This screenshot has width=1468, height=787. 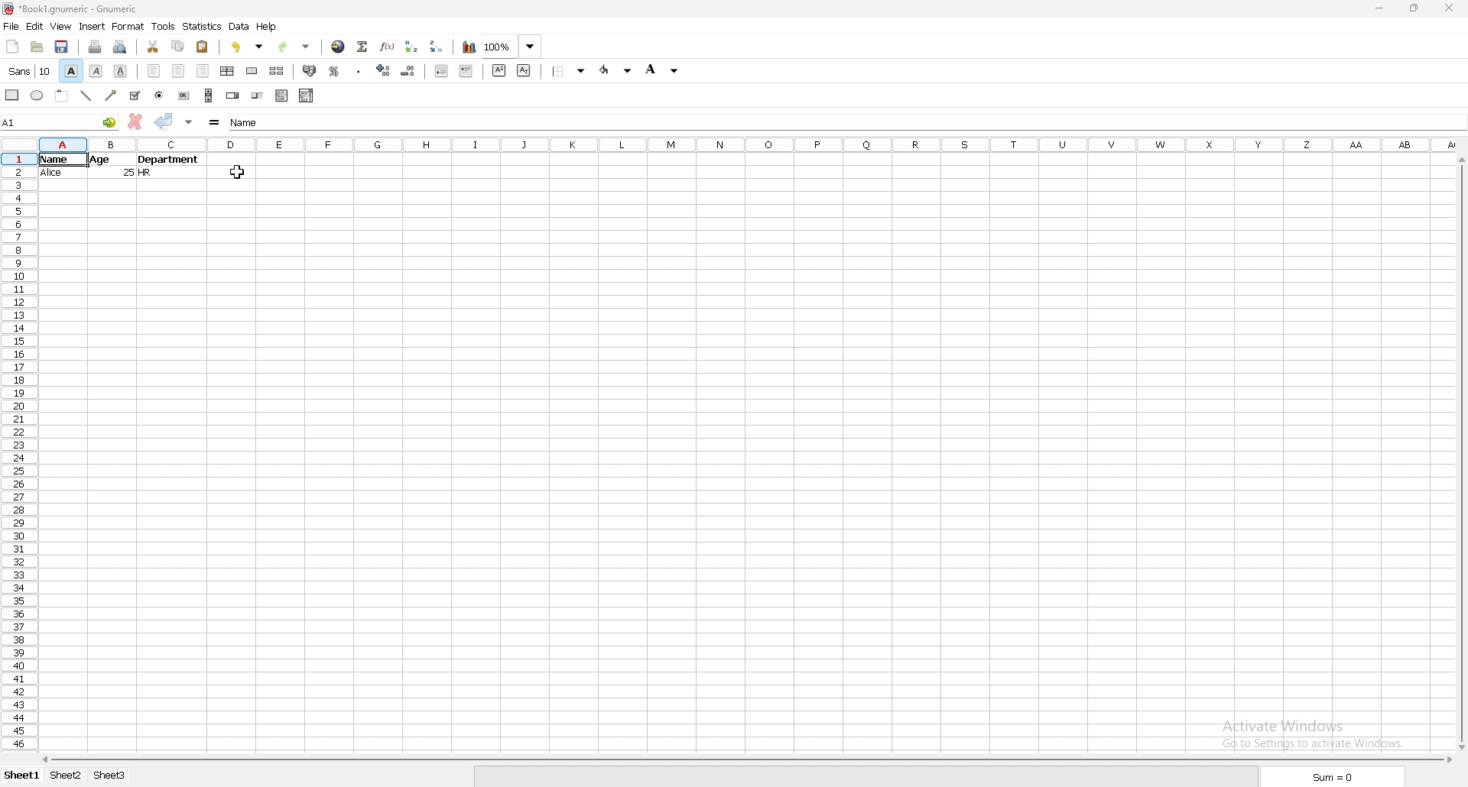 I want to click on save, so click(x=60, y=47).